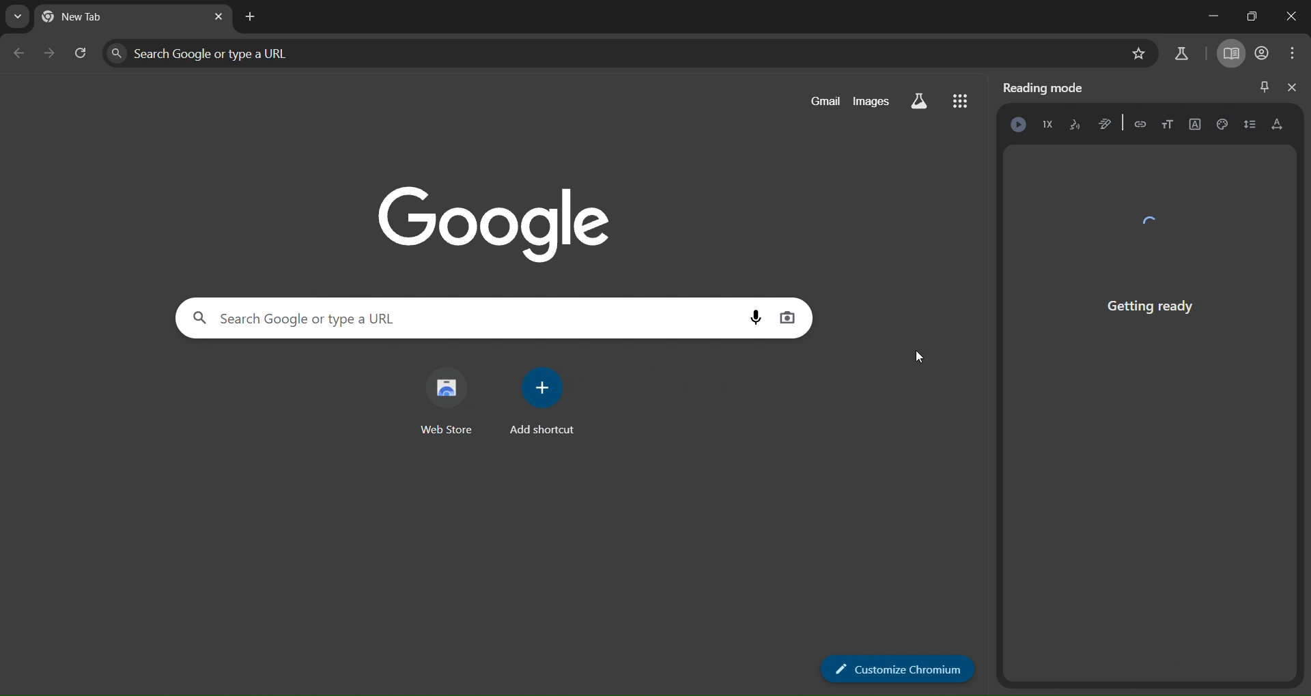 This screenshot has width=1311, height=696. What do you see at coordinates (820, 102) in the screenshot?
I see `gmail` at bounding box center [820, 102].